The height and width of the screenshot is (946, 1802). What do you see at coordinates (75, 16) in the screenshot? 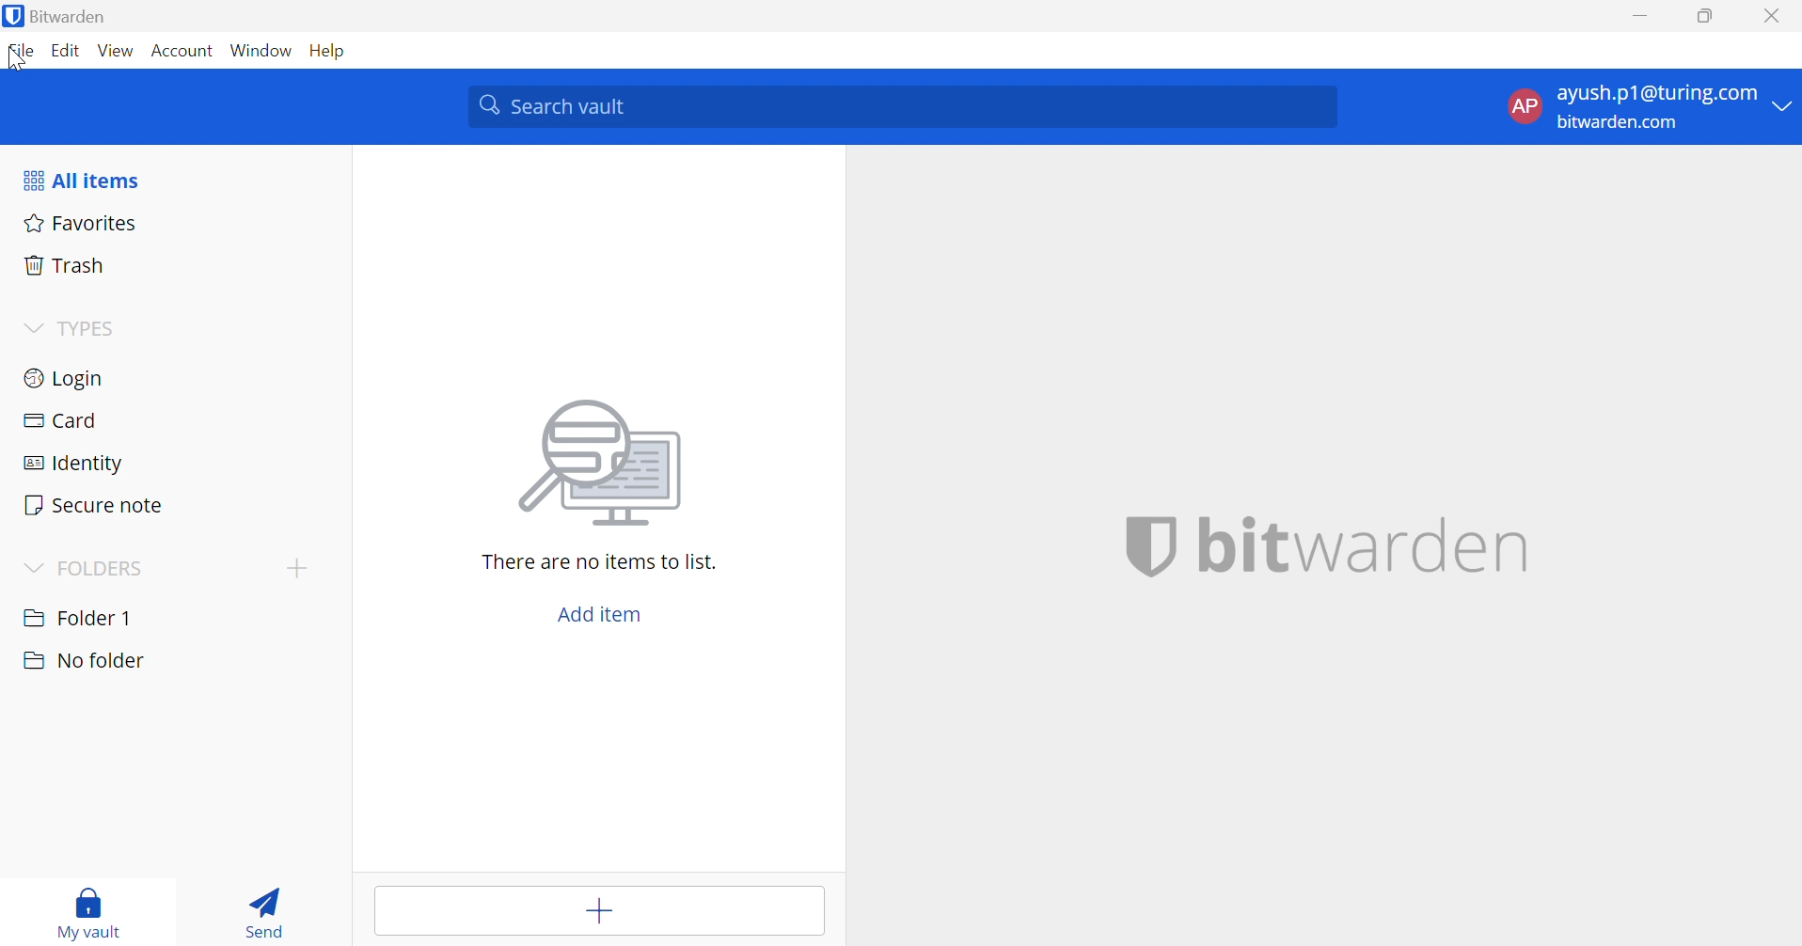
I see `Bitwarden` at bounding box center [75, 16].